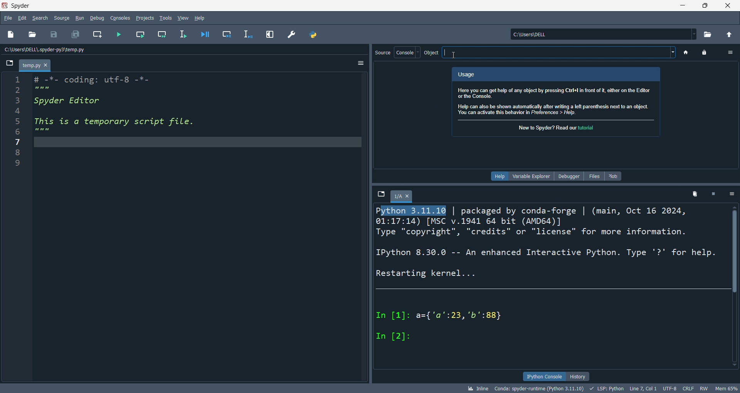 This screenshot has width=740, height=393. What do you see at coordinates (728, 34) in the screenshot?
I see `open parent directory` at bounding box center [728, 34].